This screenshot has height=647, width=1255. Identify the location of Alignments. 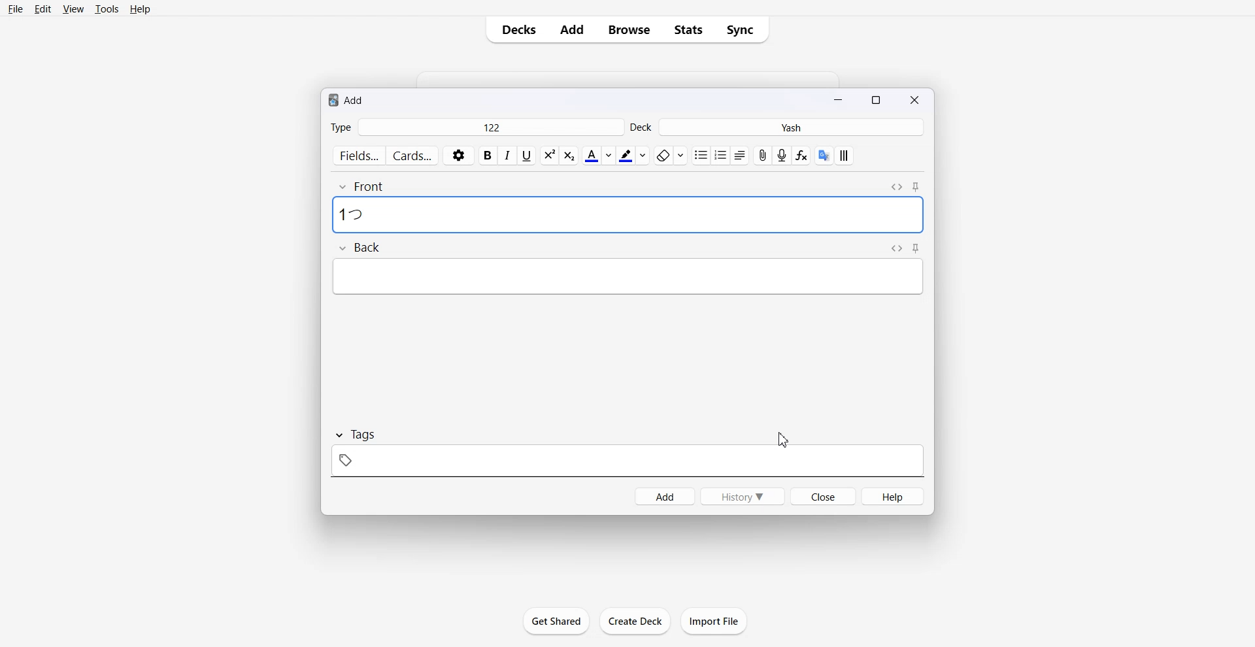
(740, 156).